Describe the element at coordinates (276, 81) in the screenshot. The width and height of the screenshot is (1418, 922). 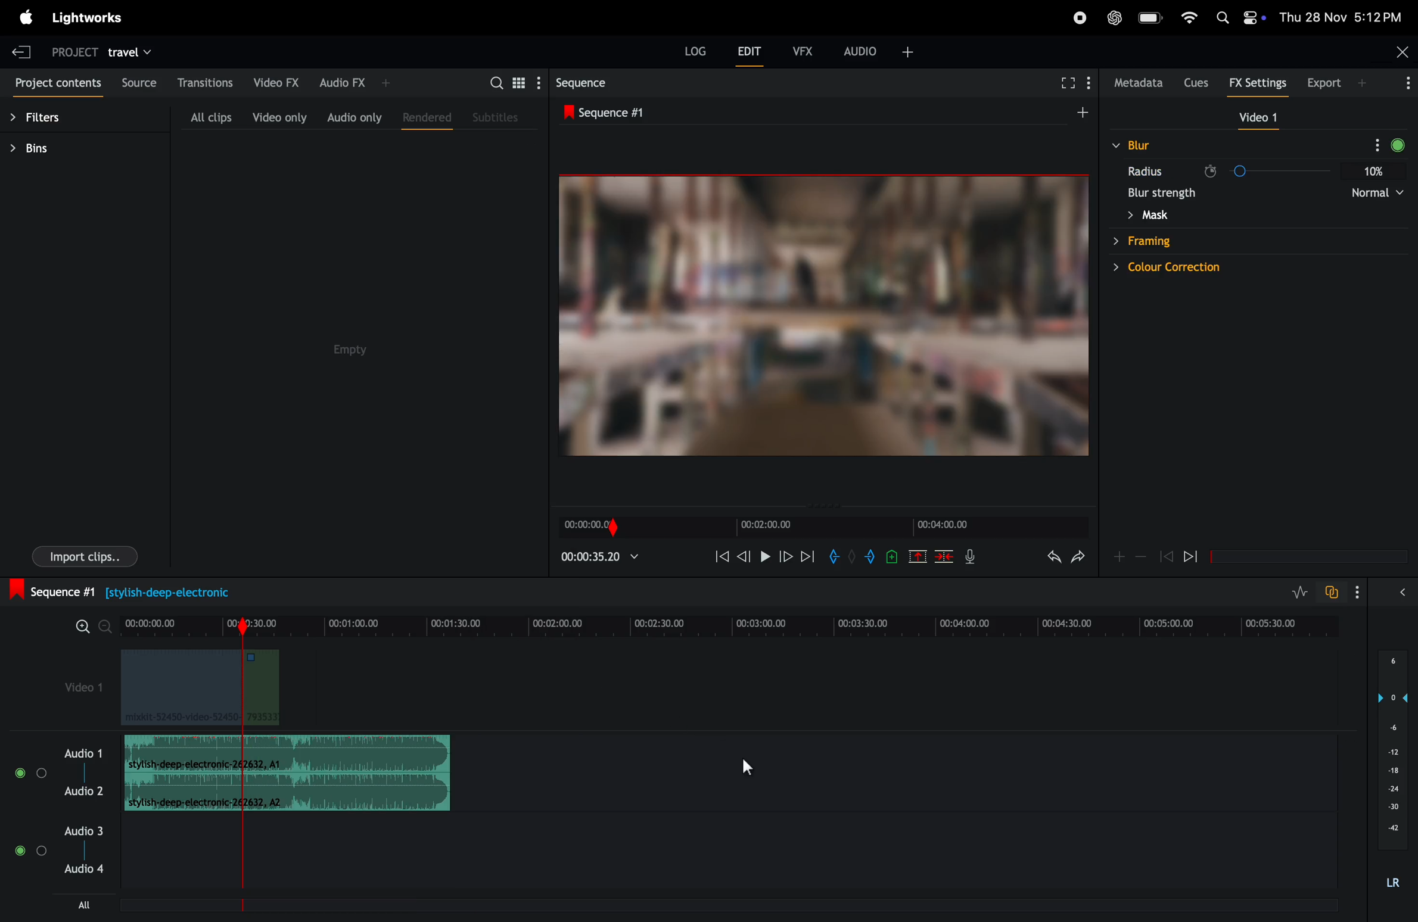
I see `video fx` at that location.